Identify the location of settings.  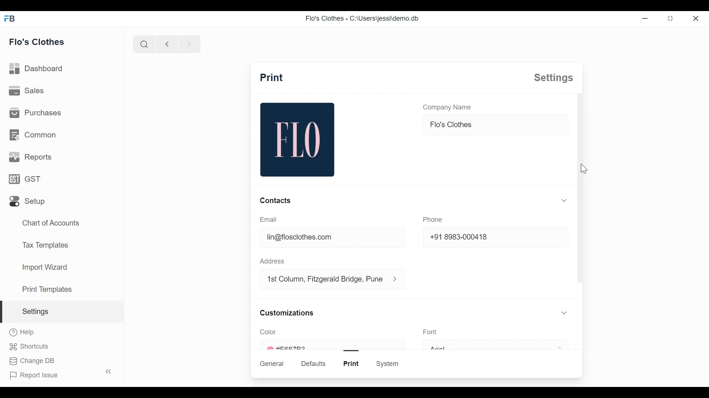
(35, 311).